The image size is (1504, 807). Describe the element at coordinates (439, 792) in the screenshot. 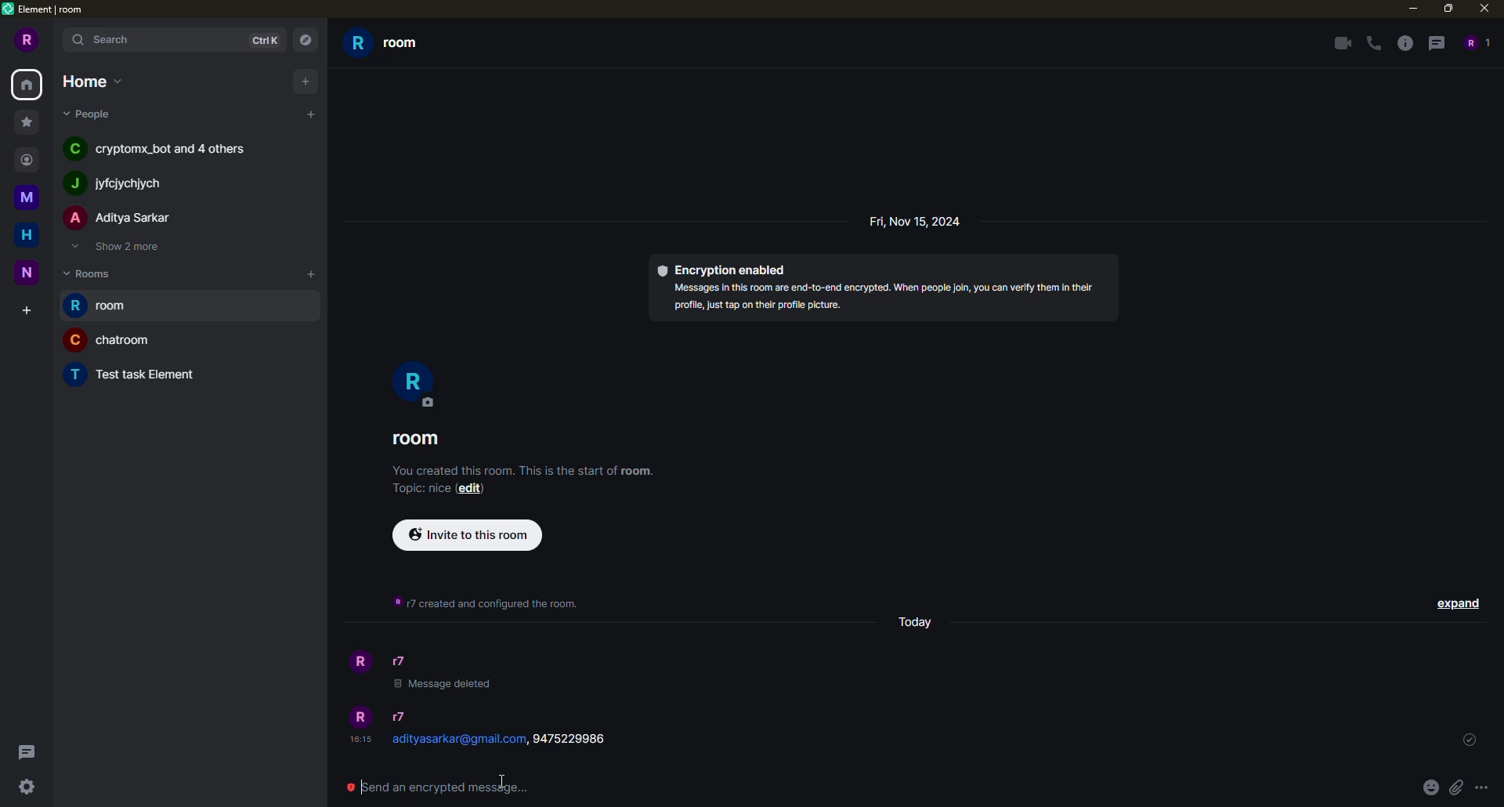

I see `Send an encrypted message` at that location.